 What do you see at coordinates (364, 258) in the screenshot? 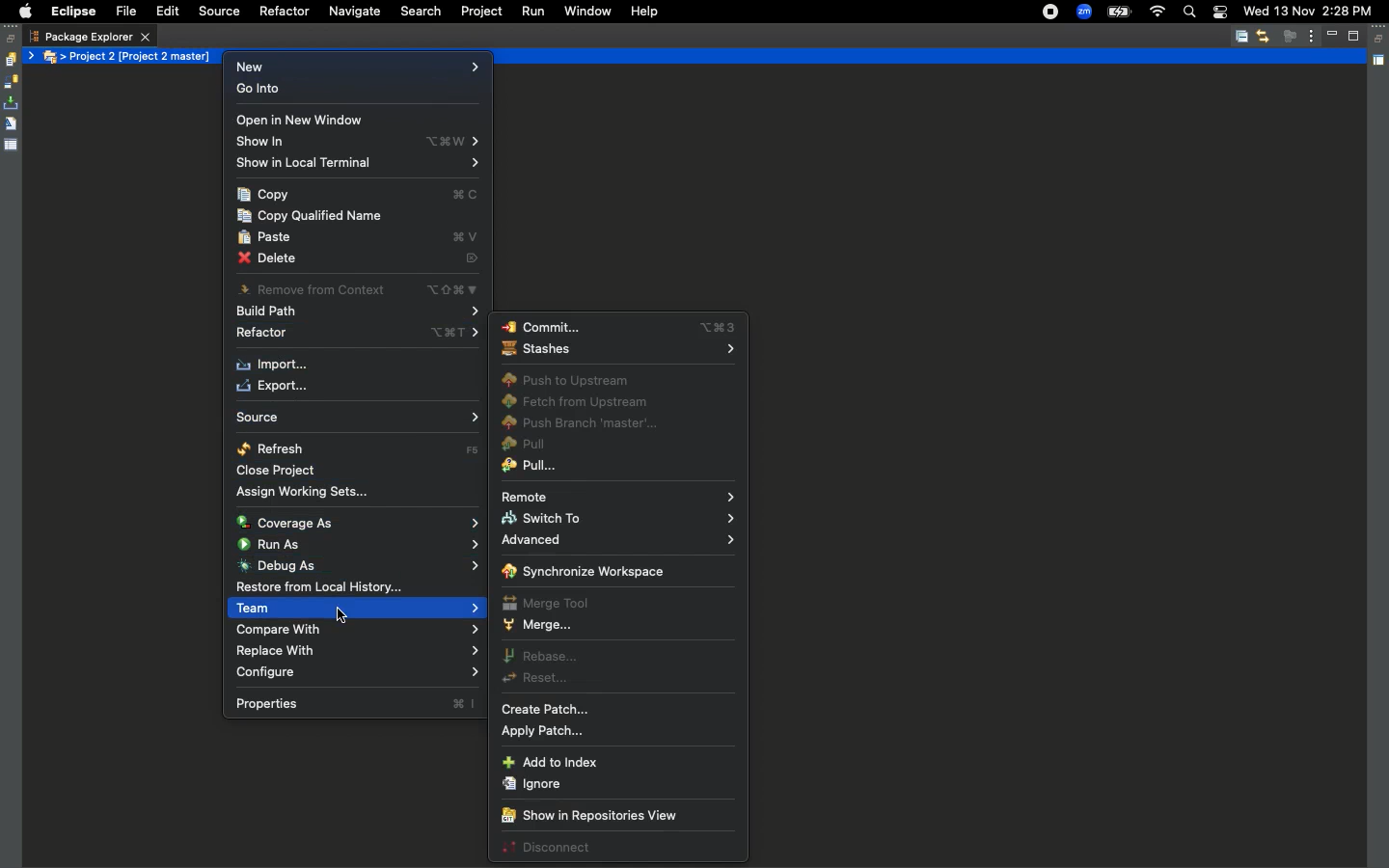
I see `Delete` at bounding box center [364, 258].